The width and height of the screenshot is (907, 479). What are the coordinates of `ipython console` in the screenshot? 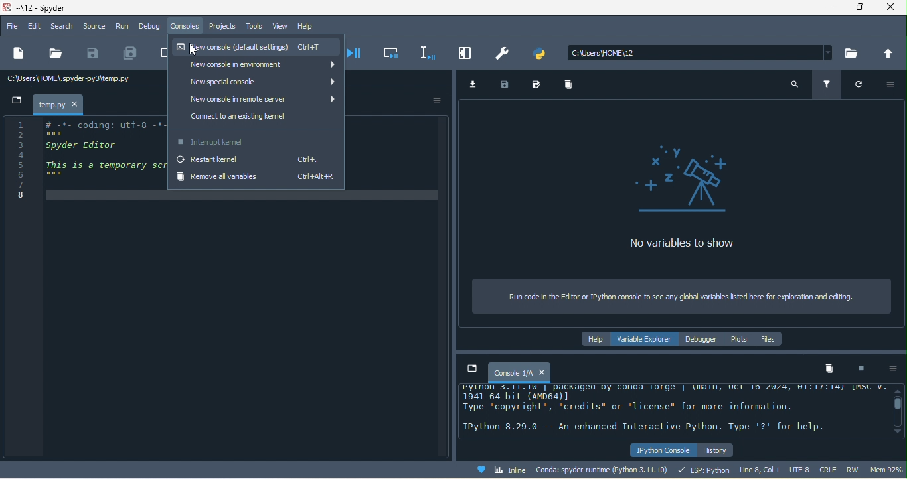 It's located at (661, 448).